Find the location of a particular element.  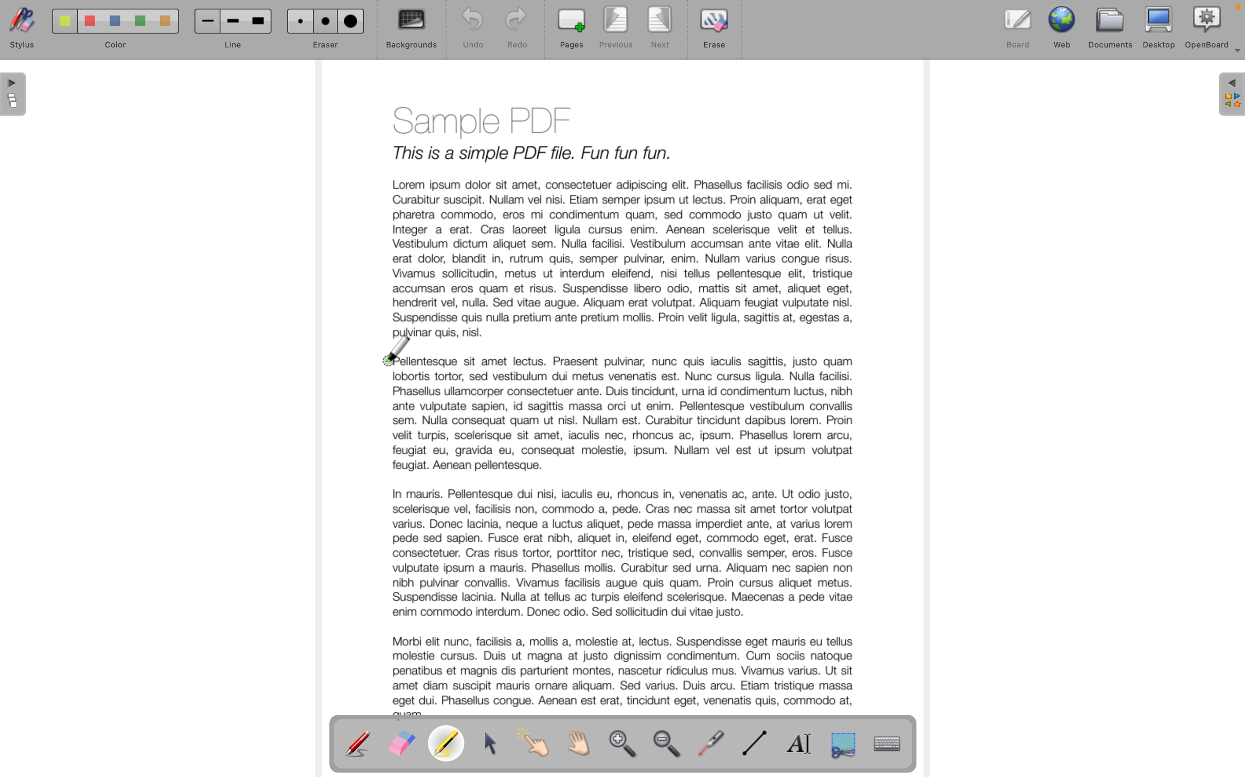

pen is located at coordinates (359, 743).